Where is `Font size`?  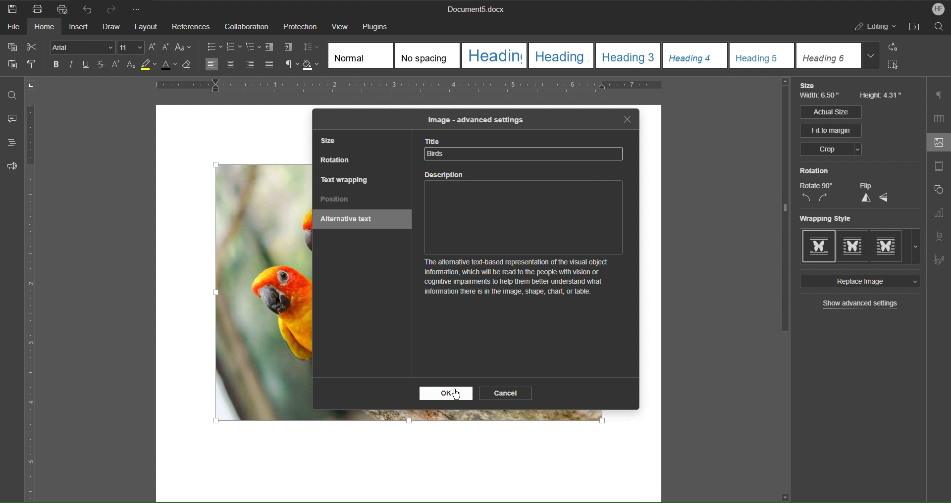
Font size is located at coordinates (132, 48).